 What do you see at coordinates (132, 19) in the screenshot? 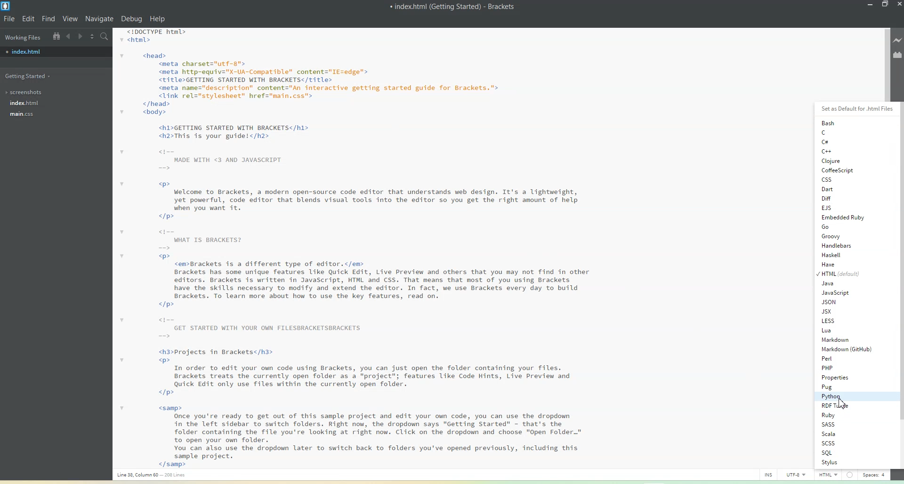
I see `Debug` at bounding box center [132, 19].